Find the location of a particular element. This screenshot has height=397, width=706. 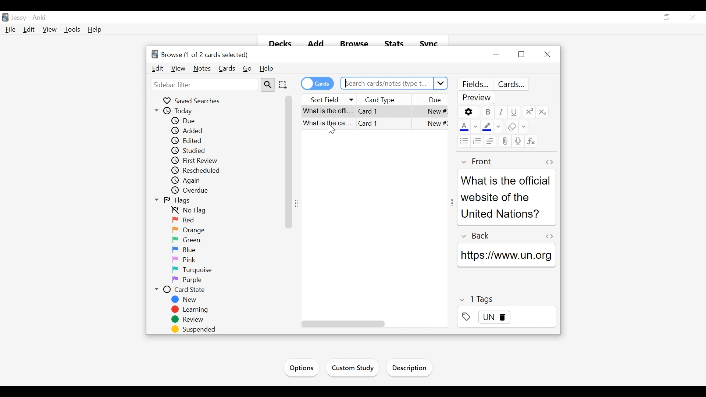

Change color is located at coordinates (498, 127).